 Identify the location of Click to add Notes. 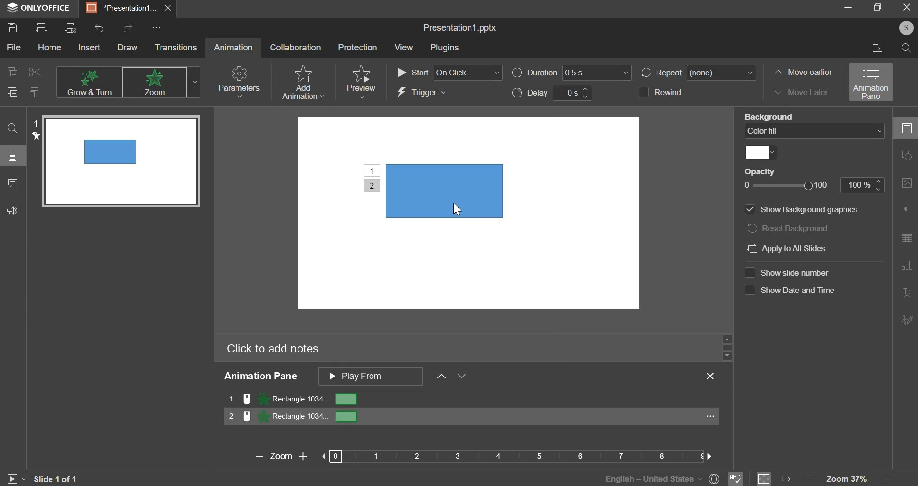
(271, 349).